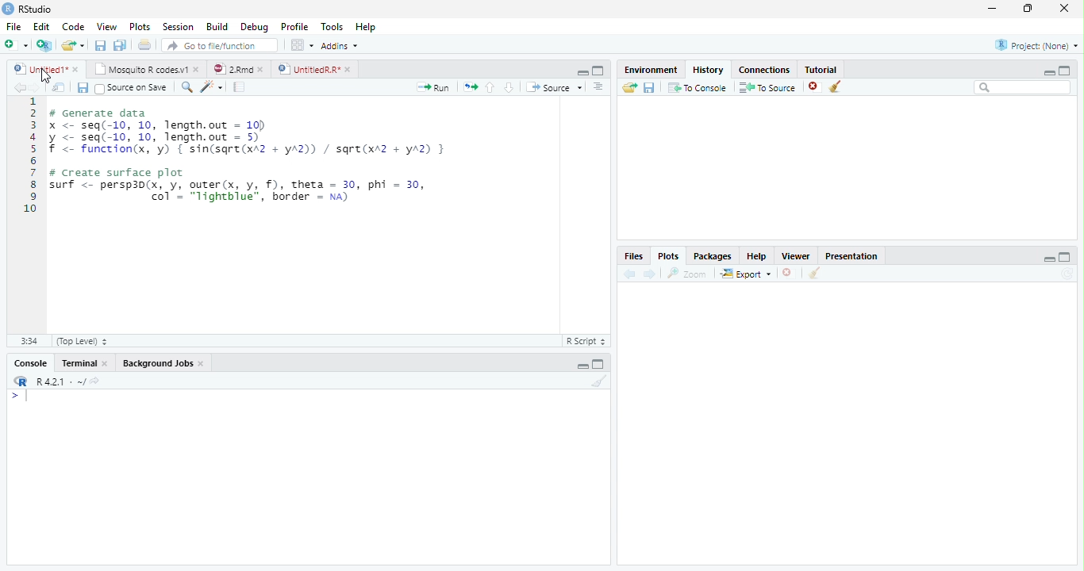 This screenshot has width=1084, height=571. What do you see at coordinates (79, 363) in the screenshot?
I see `Terminal` at bounding box center [79, 363].